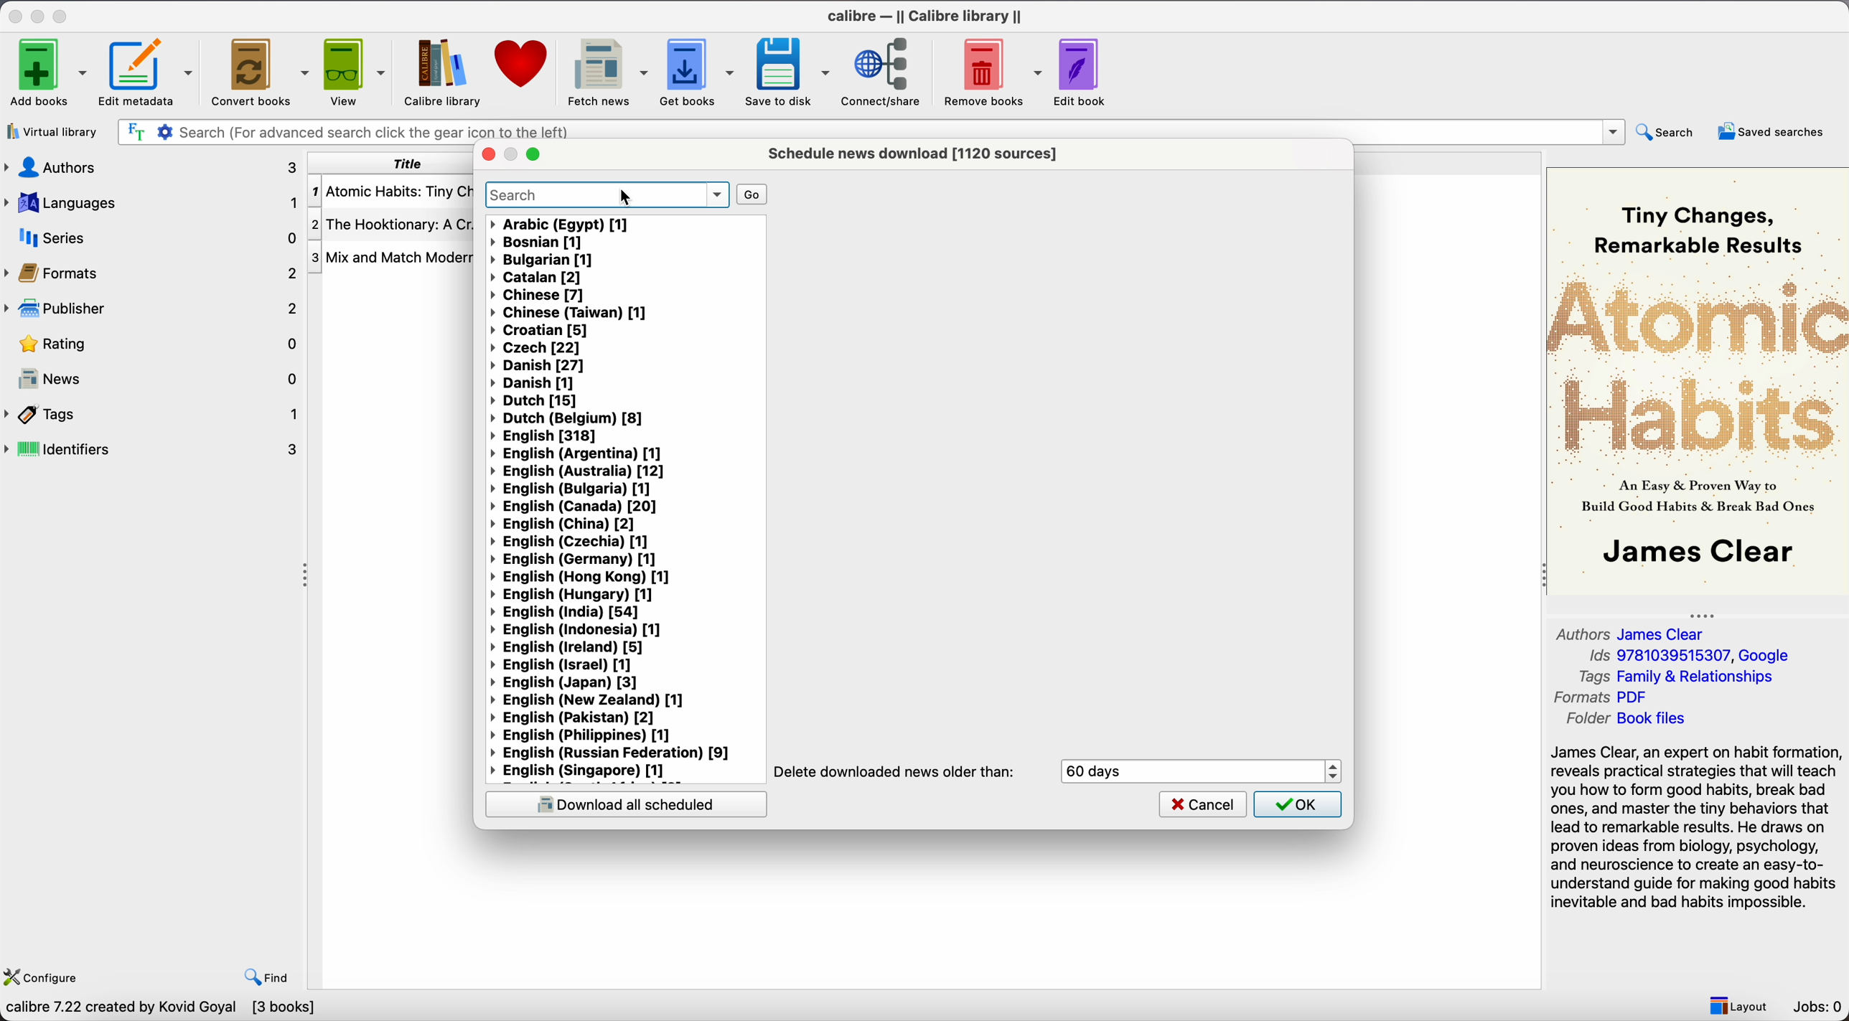 This screenshot has width=1849, height=1021. What do you see at coordinates (392, 192) in the screenshot?
I see `Atomic Habits: Tiny Ch...` at bounding box center [392, 192].